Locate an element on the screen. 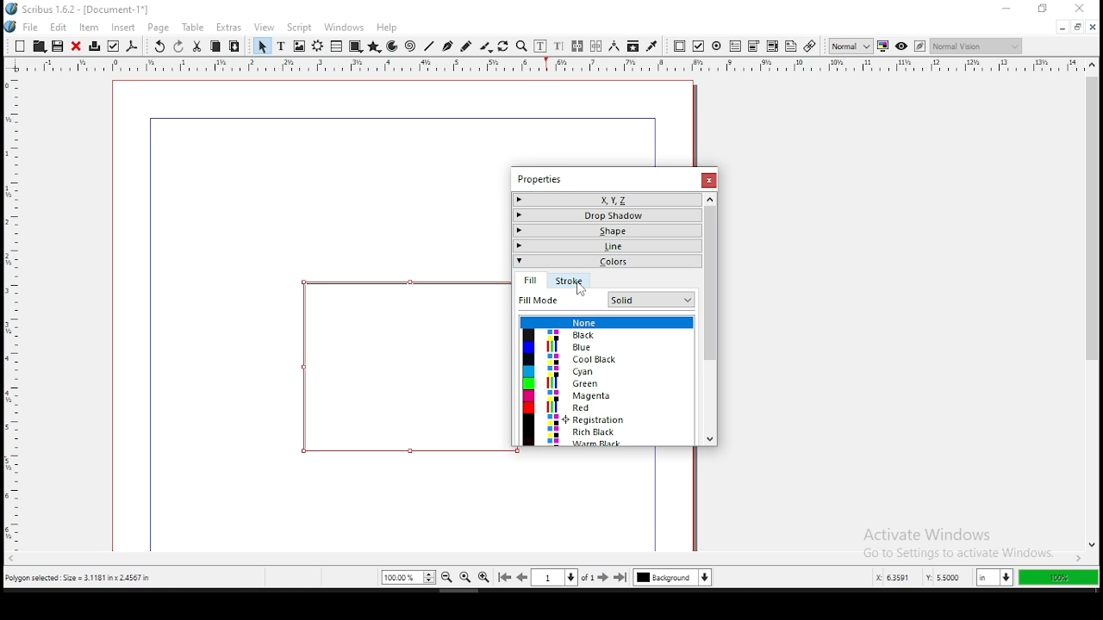  save as pdf is located at coordinates (132, 46).